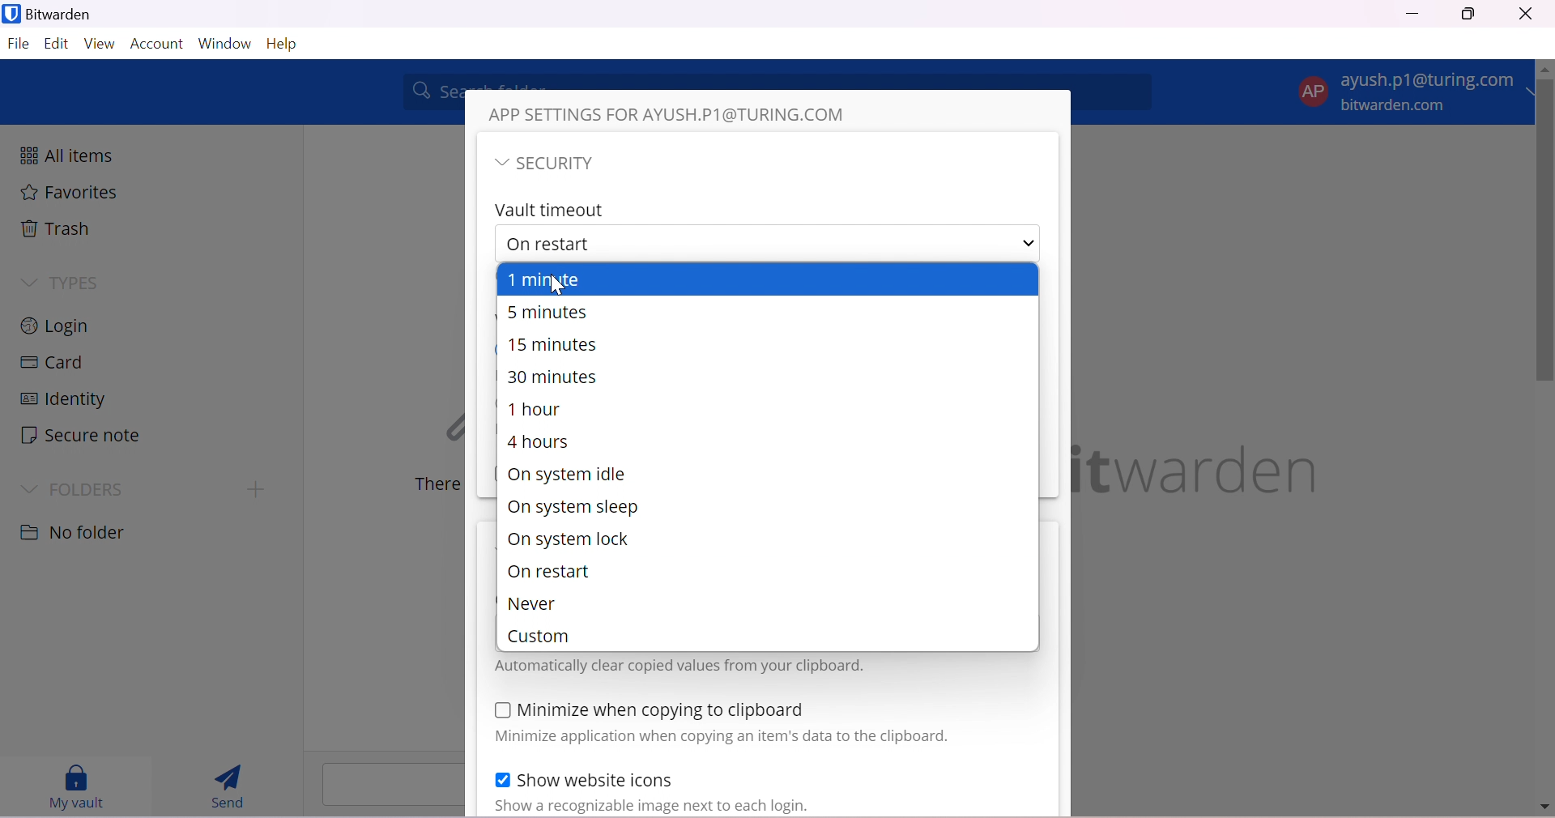  What do you see at coordinates (80, 436) in the screenshot?
I see `Secure note` at bounding box center [80, 436].